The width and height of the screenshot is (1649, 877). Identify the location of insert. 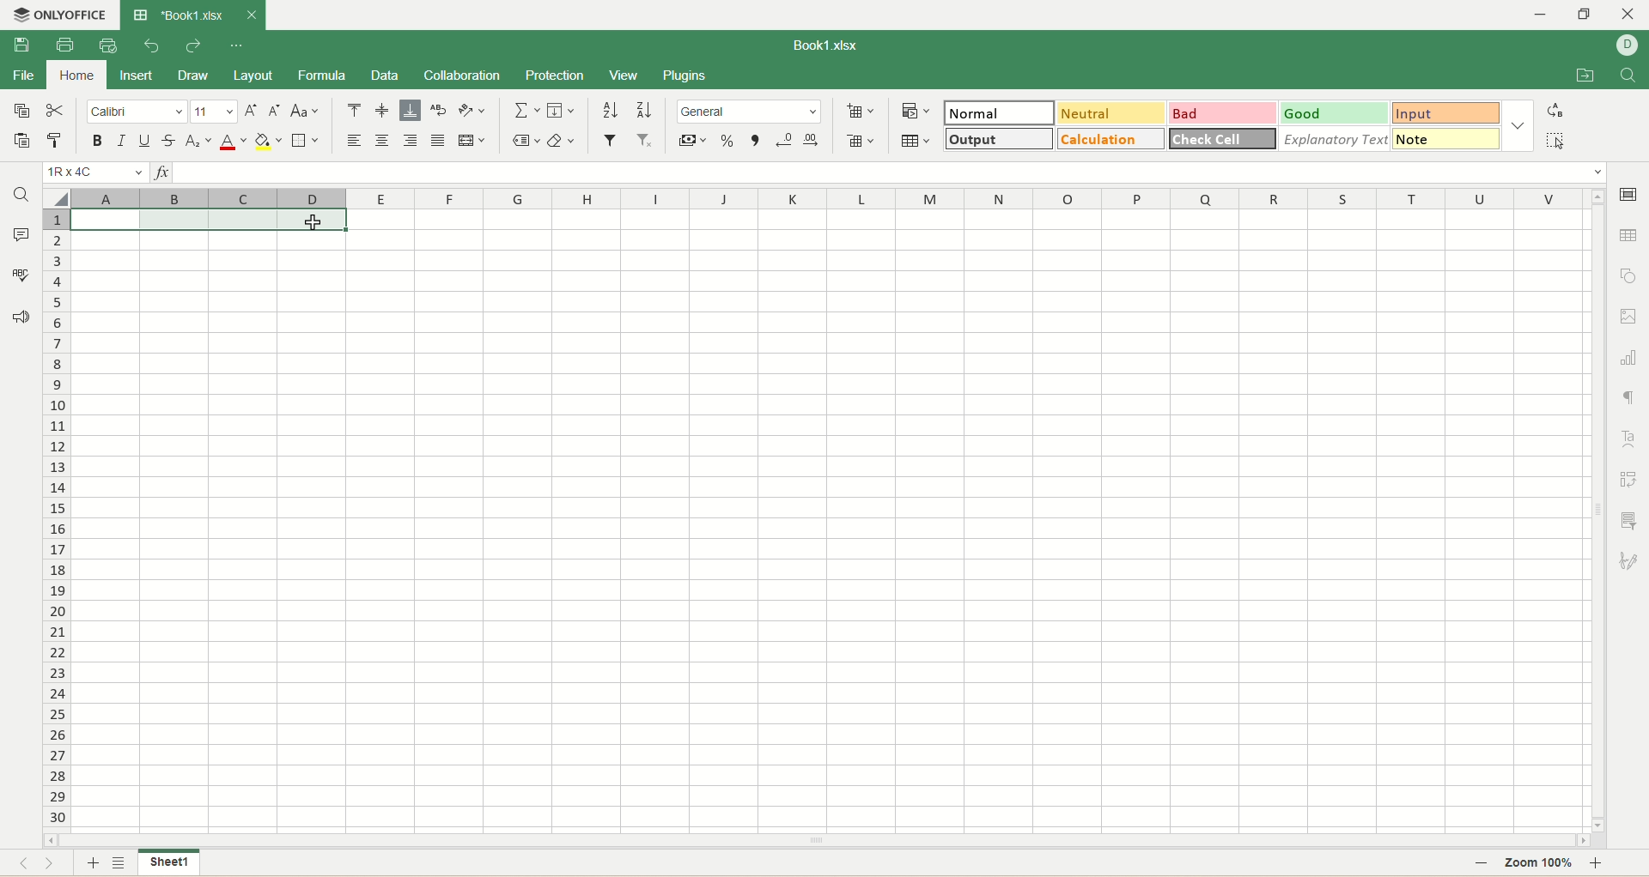
(136, 75).